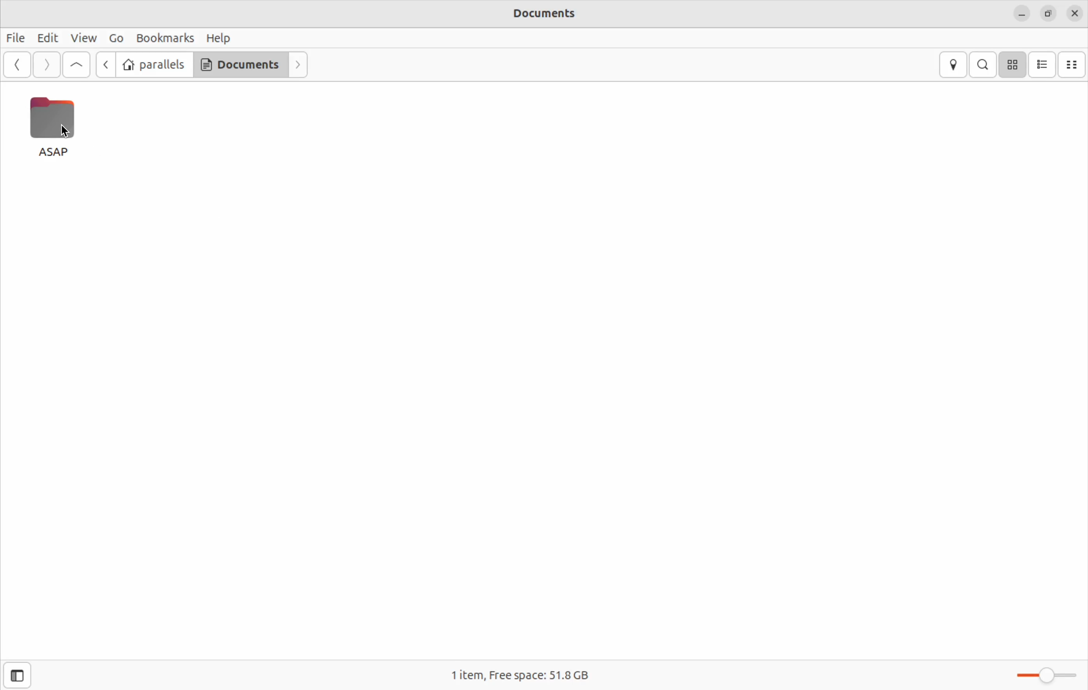 The image size is (1088, 690). I want to click on open sidebar, so click(23, 674).